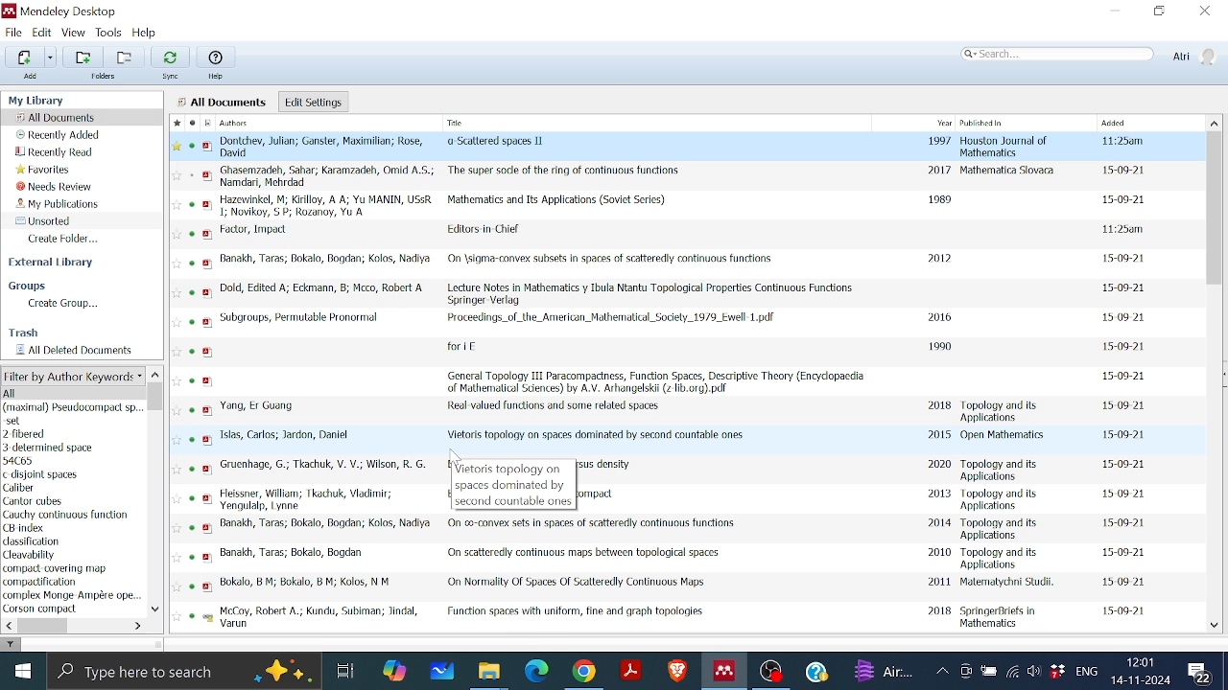 The width and height of the screenshot is (1228, 690). Describe the element at coordinates (178, 499) in the screenshot. I see `FAvourite` at that location.